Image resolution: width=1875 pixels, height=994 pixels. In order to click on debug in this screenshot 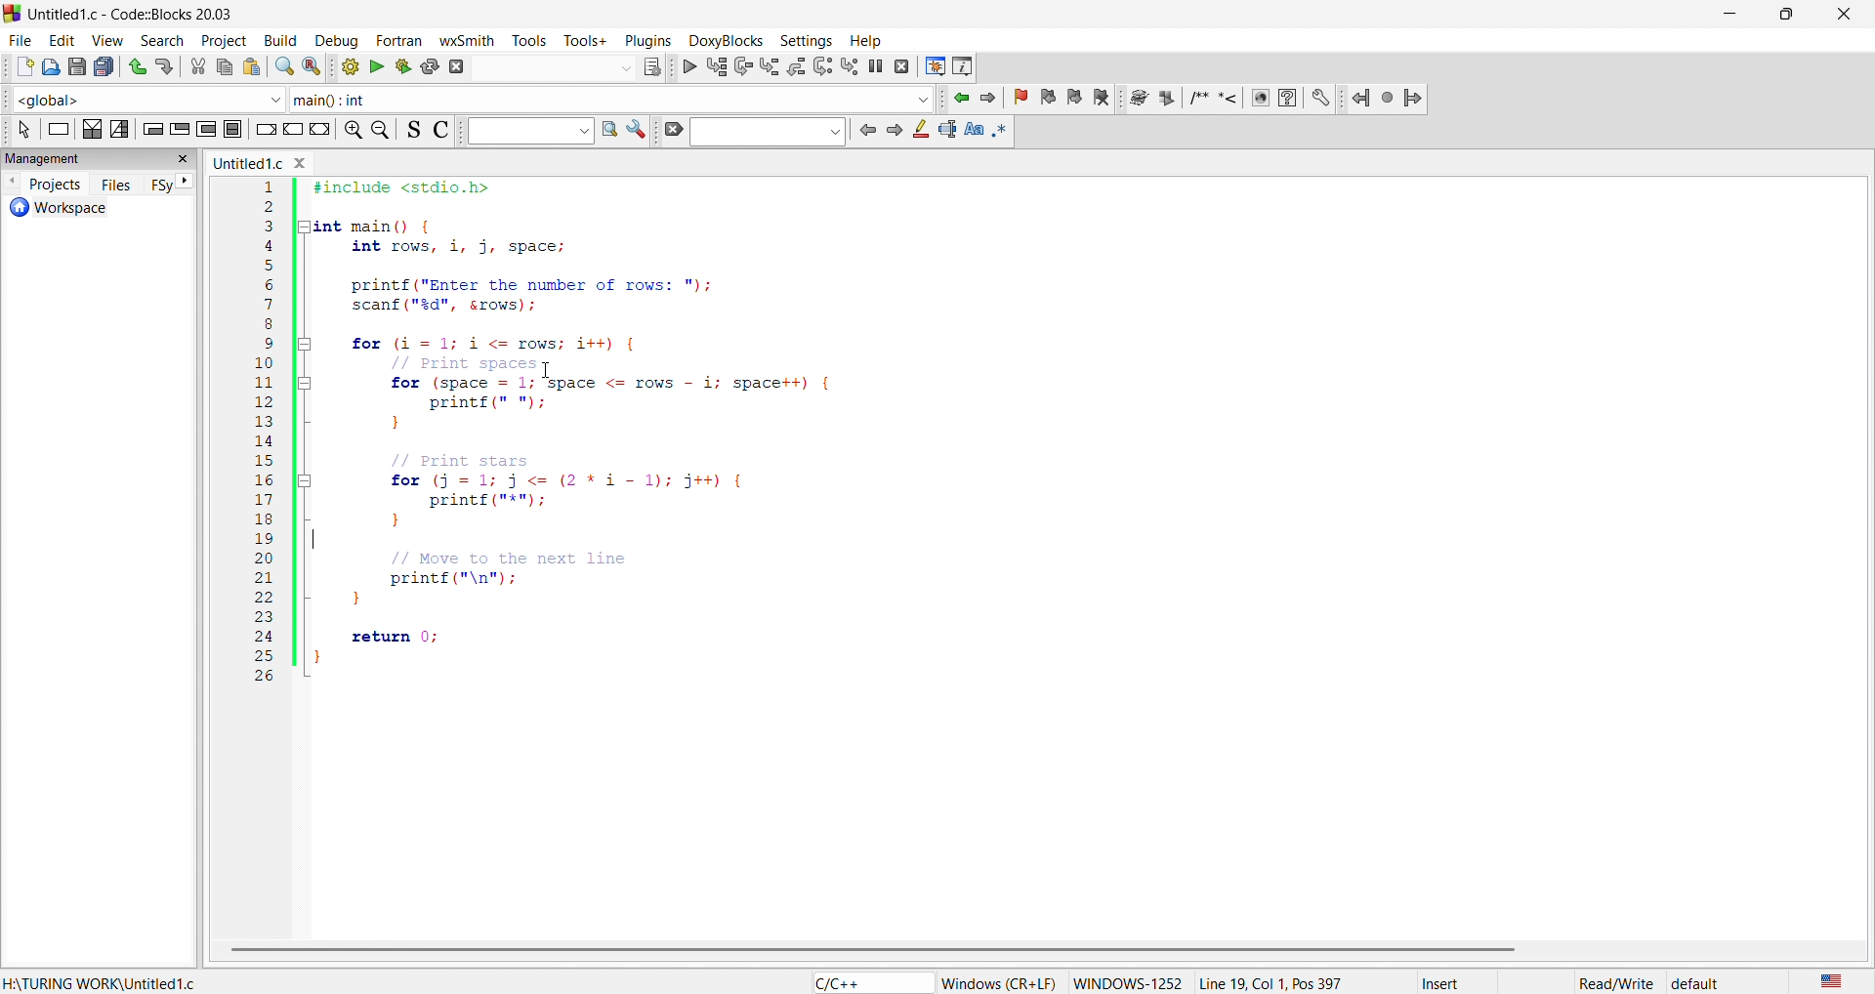, I will do `click(334, 40)`.